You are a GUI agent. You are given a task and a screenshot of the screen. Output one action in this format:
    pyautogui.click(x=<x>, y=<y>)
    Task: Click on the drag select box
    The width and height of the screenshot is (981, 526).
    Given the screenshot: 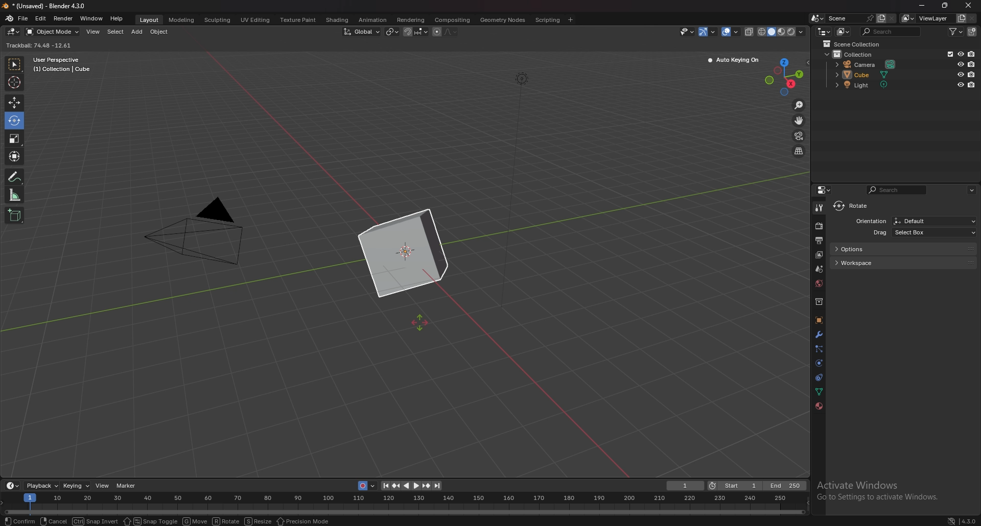 What is the action you would take?
    pyautogui.click(x=916, y=233)
    